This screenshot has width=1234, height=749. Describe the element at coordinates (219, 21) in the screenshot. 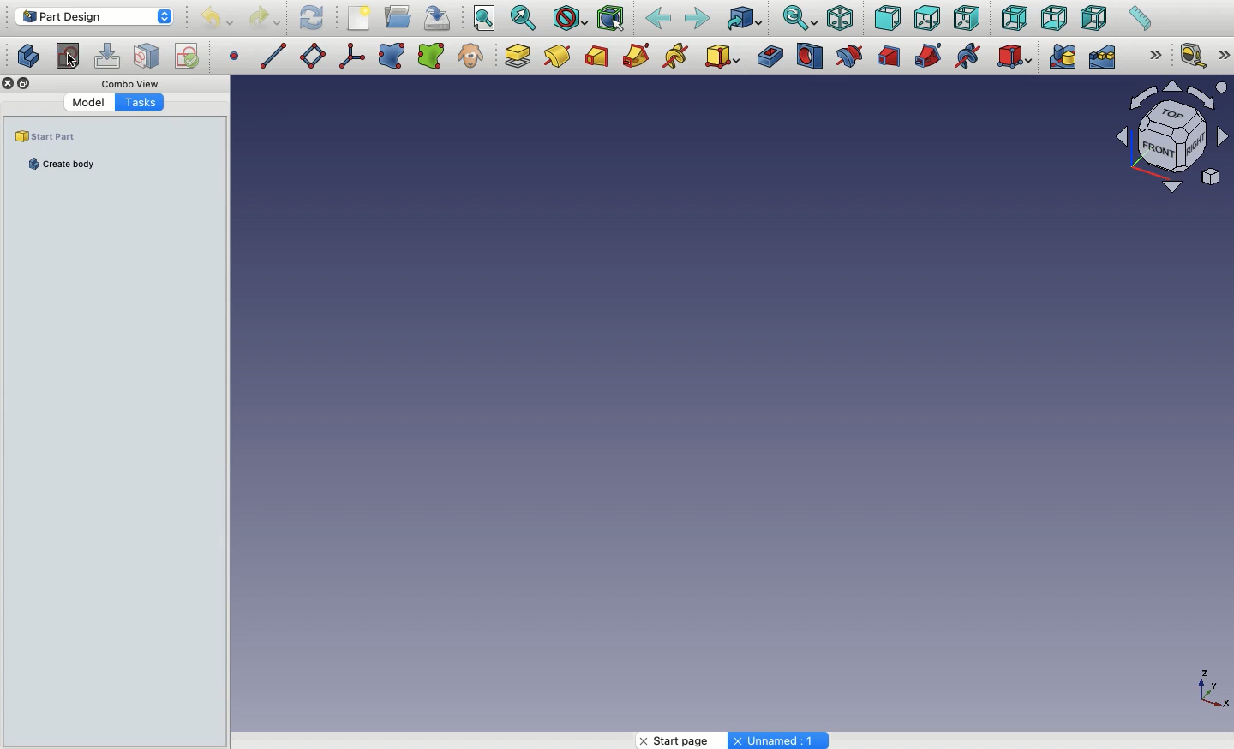

I see `Undo` at that location.